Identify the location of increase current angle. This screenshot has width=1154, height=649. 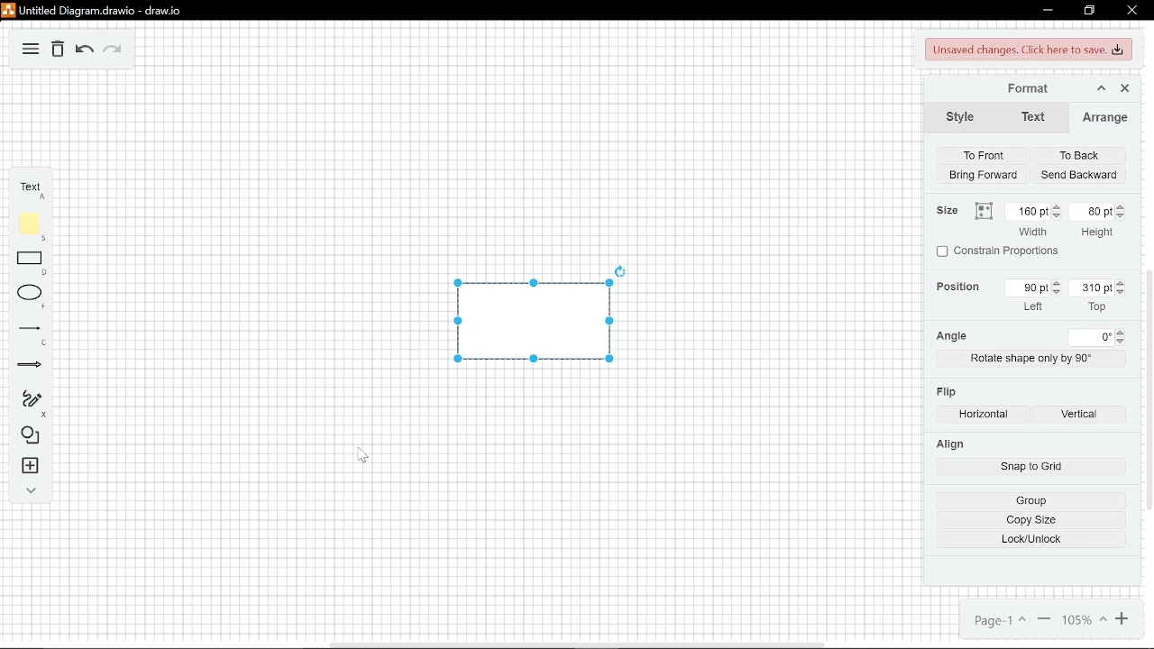
(1121, 332).